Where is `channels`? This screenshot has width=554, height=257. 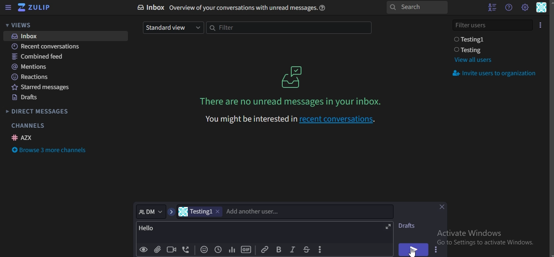
channels is located at coordinates (28, 126).